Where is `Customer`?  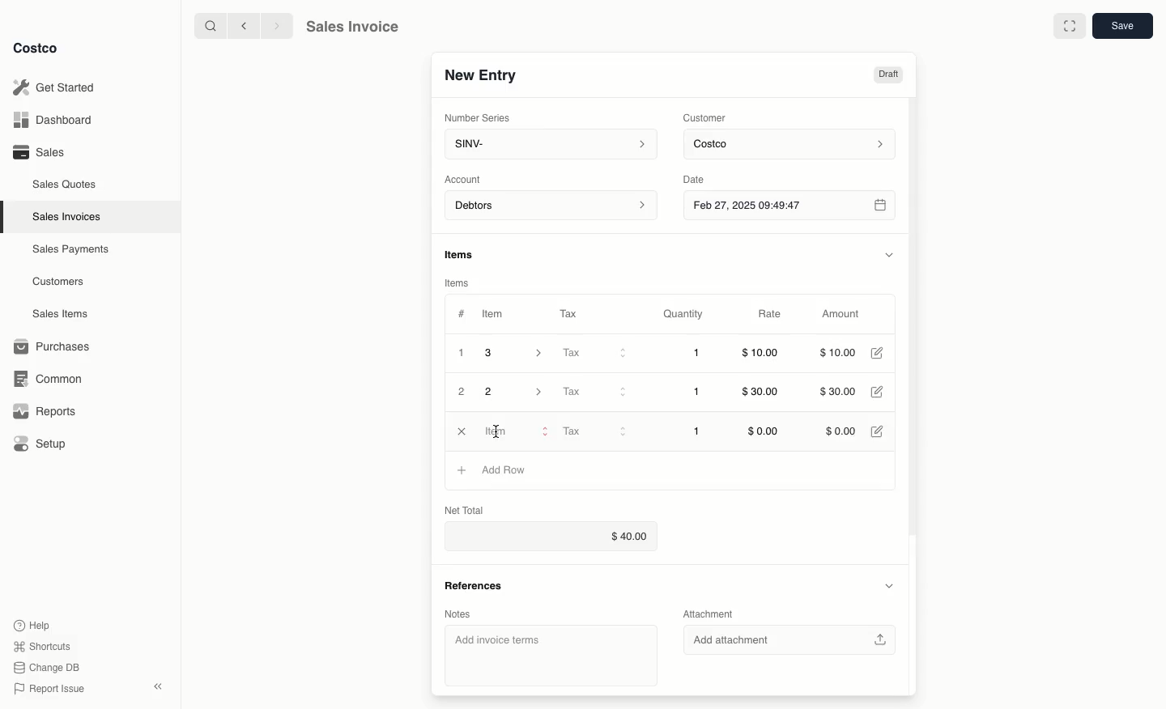
Customer is located at coordinates (705, 117).